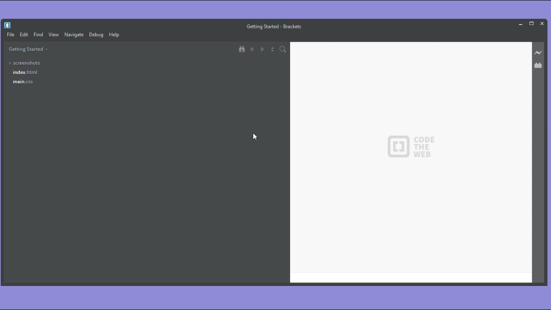 The height and width of the screenshot is (310, 551). Describe the element at coordinates (284, 50) in the screenshot. I see `search` at that location.